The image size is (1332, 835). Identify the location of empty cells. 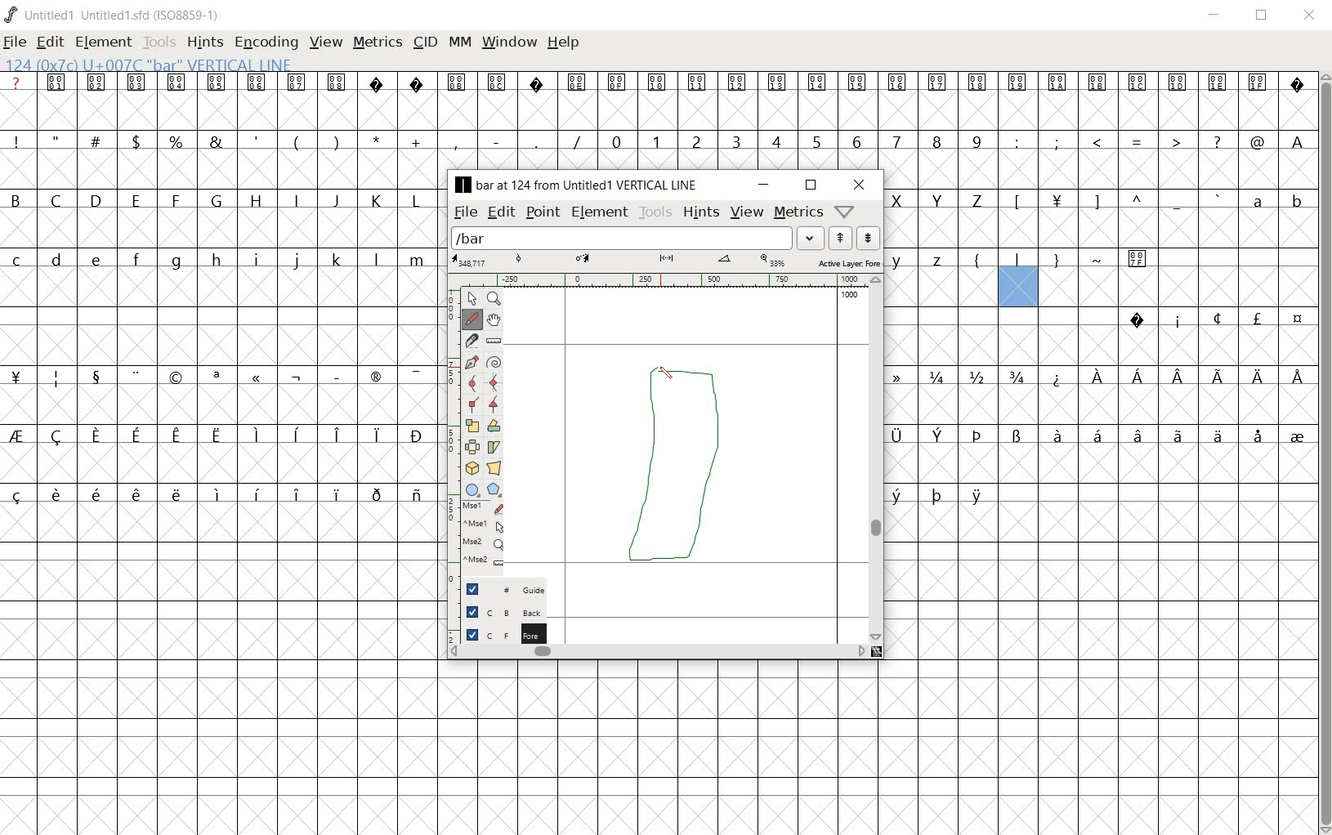
(1099, 462).